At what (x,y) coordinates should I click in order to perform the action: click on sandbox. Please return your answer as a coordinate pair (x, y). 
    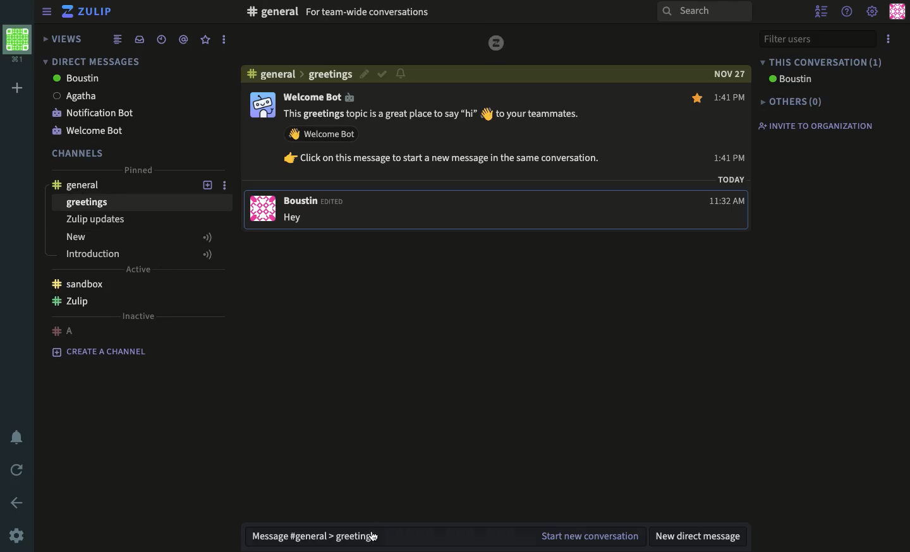
    Looking at the image, I should click on (80, 282).